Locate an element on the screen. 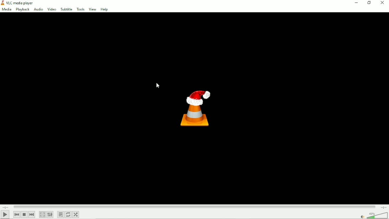 This screenshot has height=219, width=389. Media is located at coordinates (6, 9).